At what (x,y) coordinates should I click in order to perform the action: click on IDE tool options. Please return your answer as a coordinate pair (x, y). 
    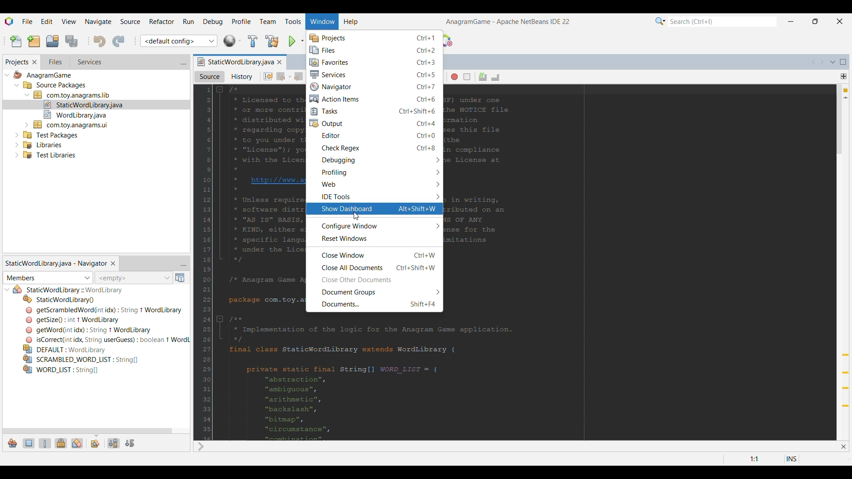
    Looking at the image, I should click on (375, 196).